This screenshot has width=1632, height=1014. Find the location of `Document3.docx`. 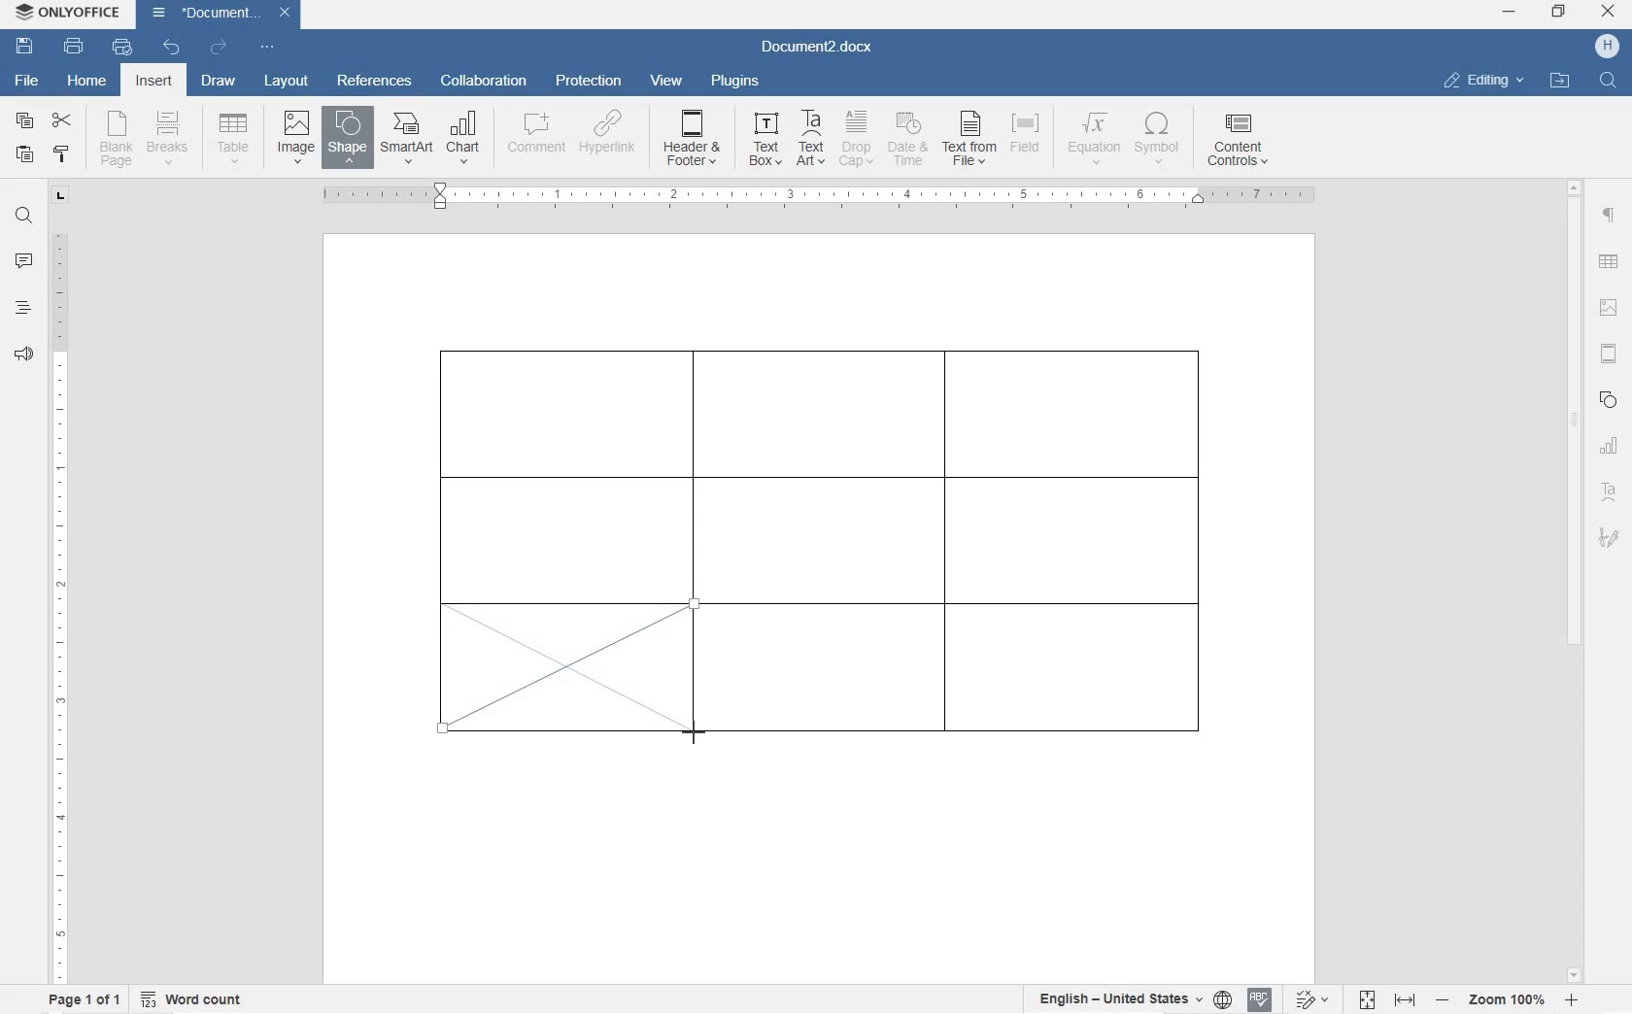

Document3.docx is located at coordinates (823, 49).